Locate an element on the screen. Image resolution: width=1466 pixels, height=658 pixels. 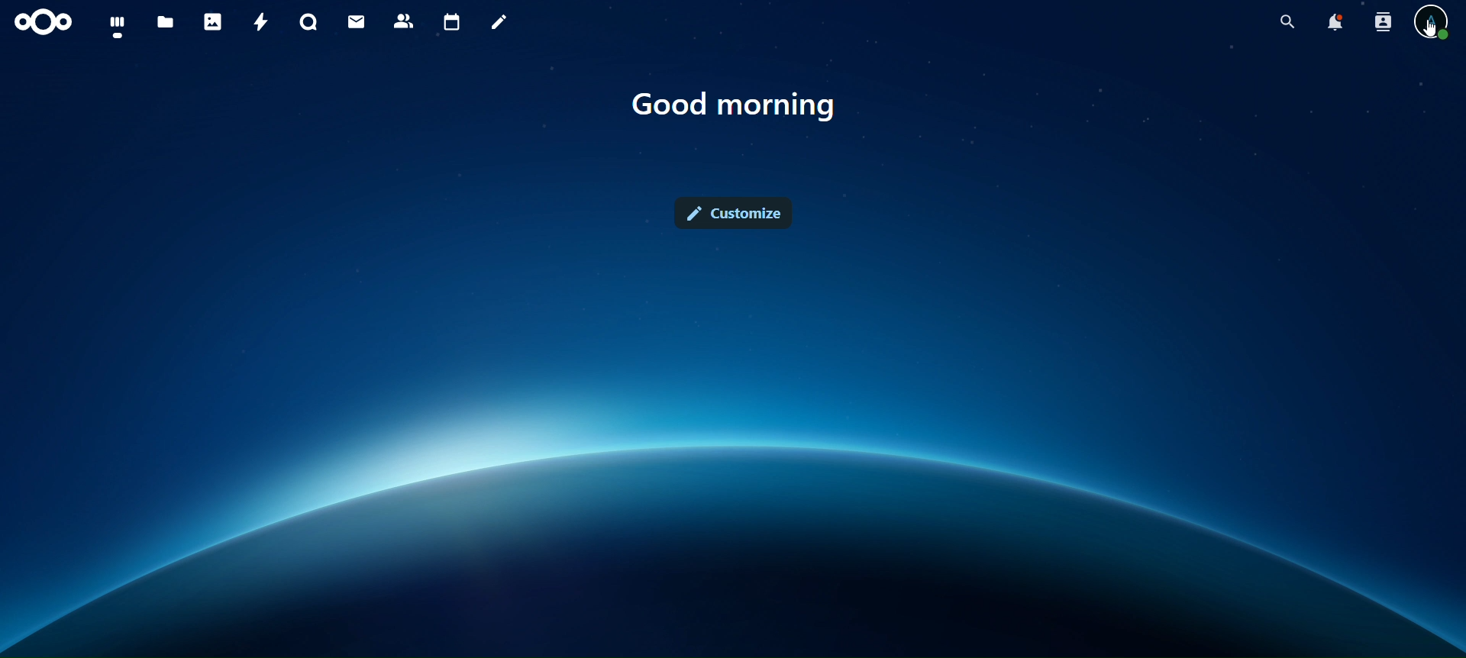
customize is located at coordinates (736, 210).